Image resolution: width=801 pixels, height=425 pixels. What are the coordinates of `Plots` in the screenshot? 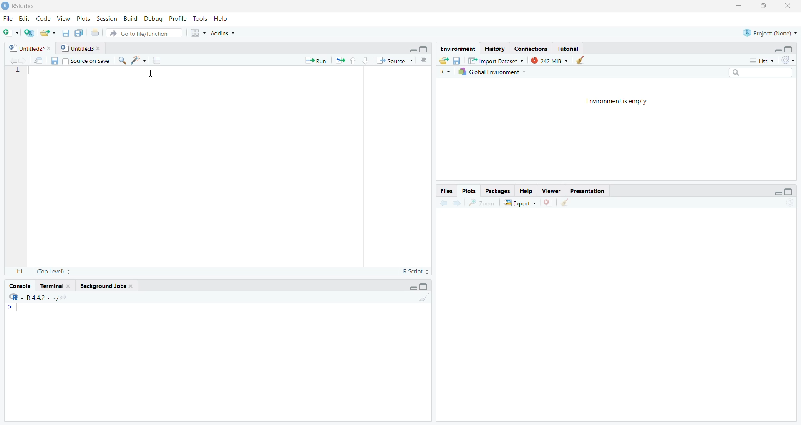 It's located at (84, 18).